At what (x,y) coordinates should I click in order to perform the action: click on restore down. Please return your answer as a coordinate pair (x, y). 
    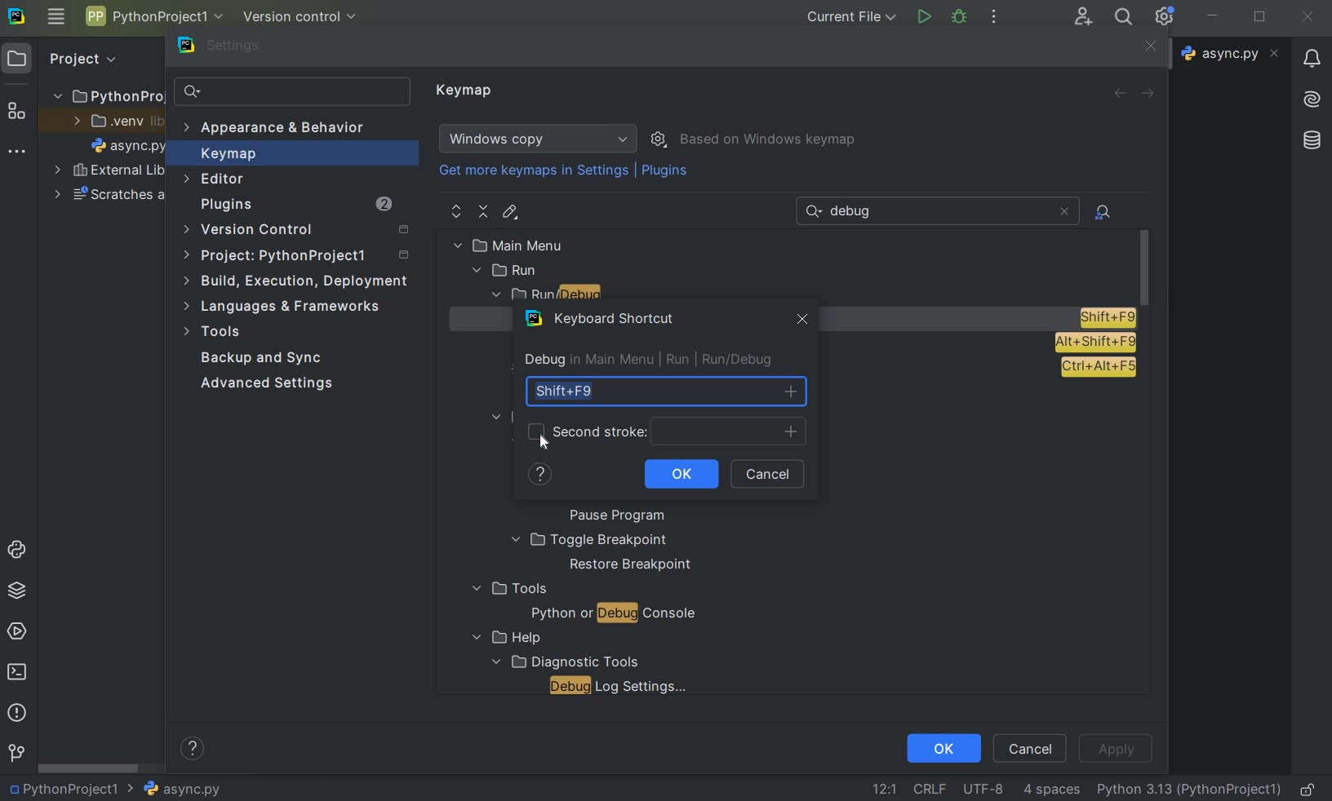
    Looking at the image, I should click on (1262, 19).